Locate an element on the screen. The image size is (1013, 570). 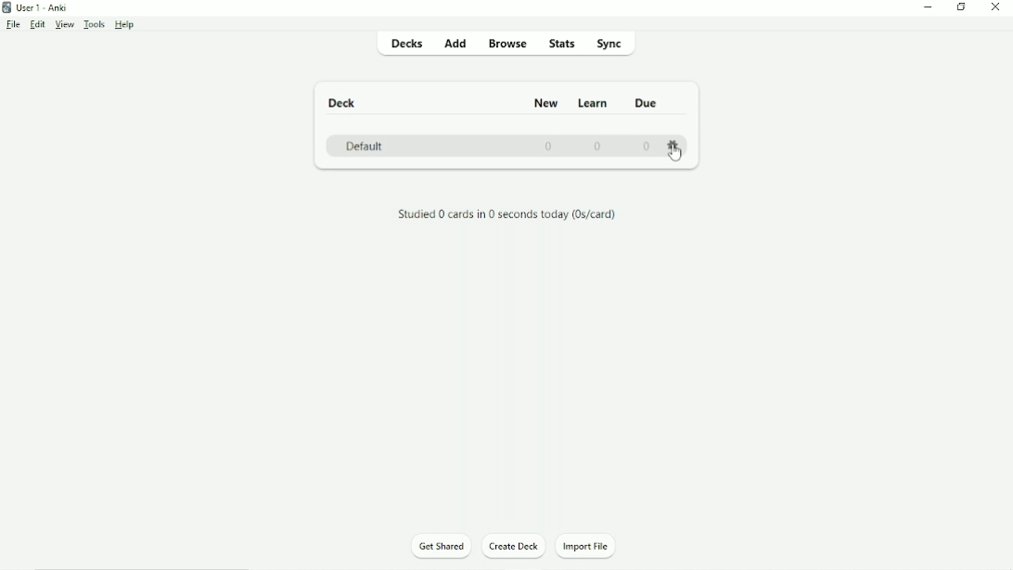
Edit is located at coordinates (37, 24).